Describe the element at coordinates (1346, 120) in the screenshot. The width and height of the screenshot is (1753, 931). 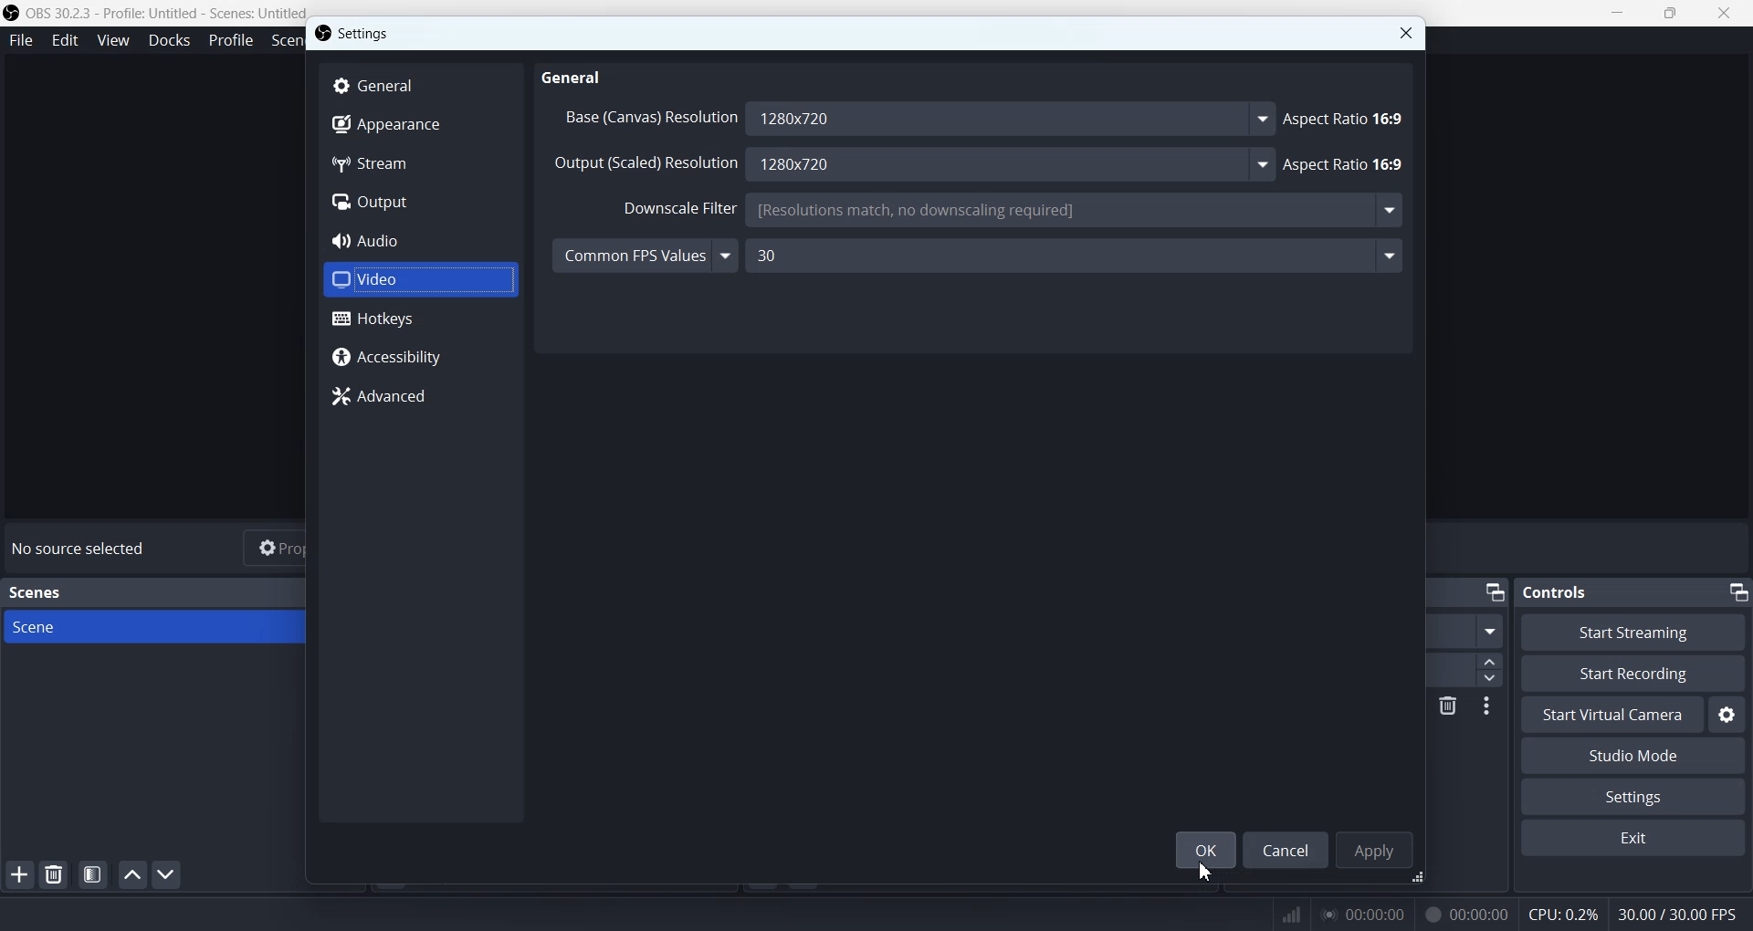
I see `Aspect Ratio 16:9` at that location.